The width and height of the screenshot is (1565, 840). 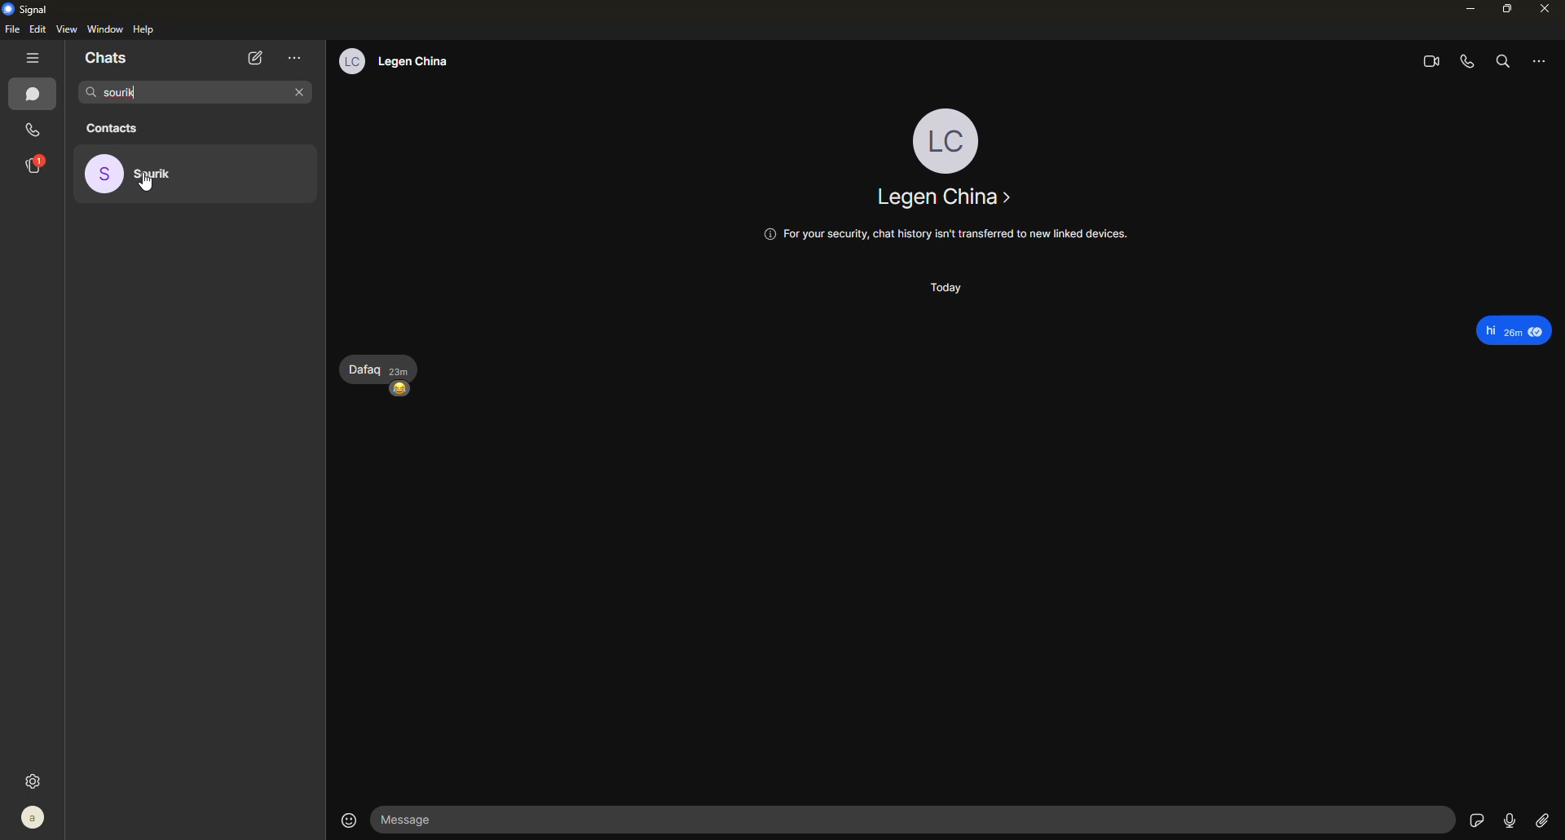 What do you see at coordinates (378, 367) in the screenshot?
I see `dafaq 23m` at bounding box center [378, 367].